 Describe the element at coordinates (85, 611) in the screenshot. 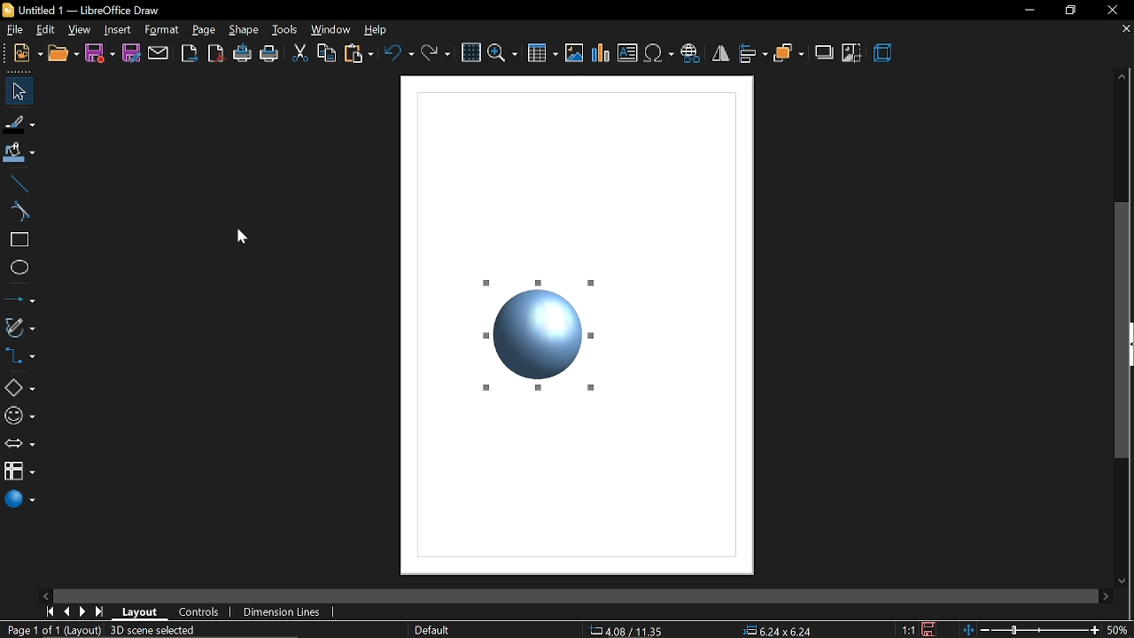

I see `next page ` at that location.